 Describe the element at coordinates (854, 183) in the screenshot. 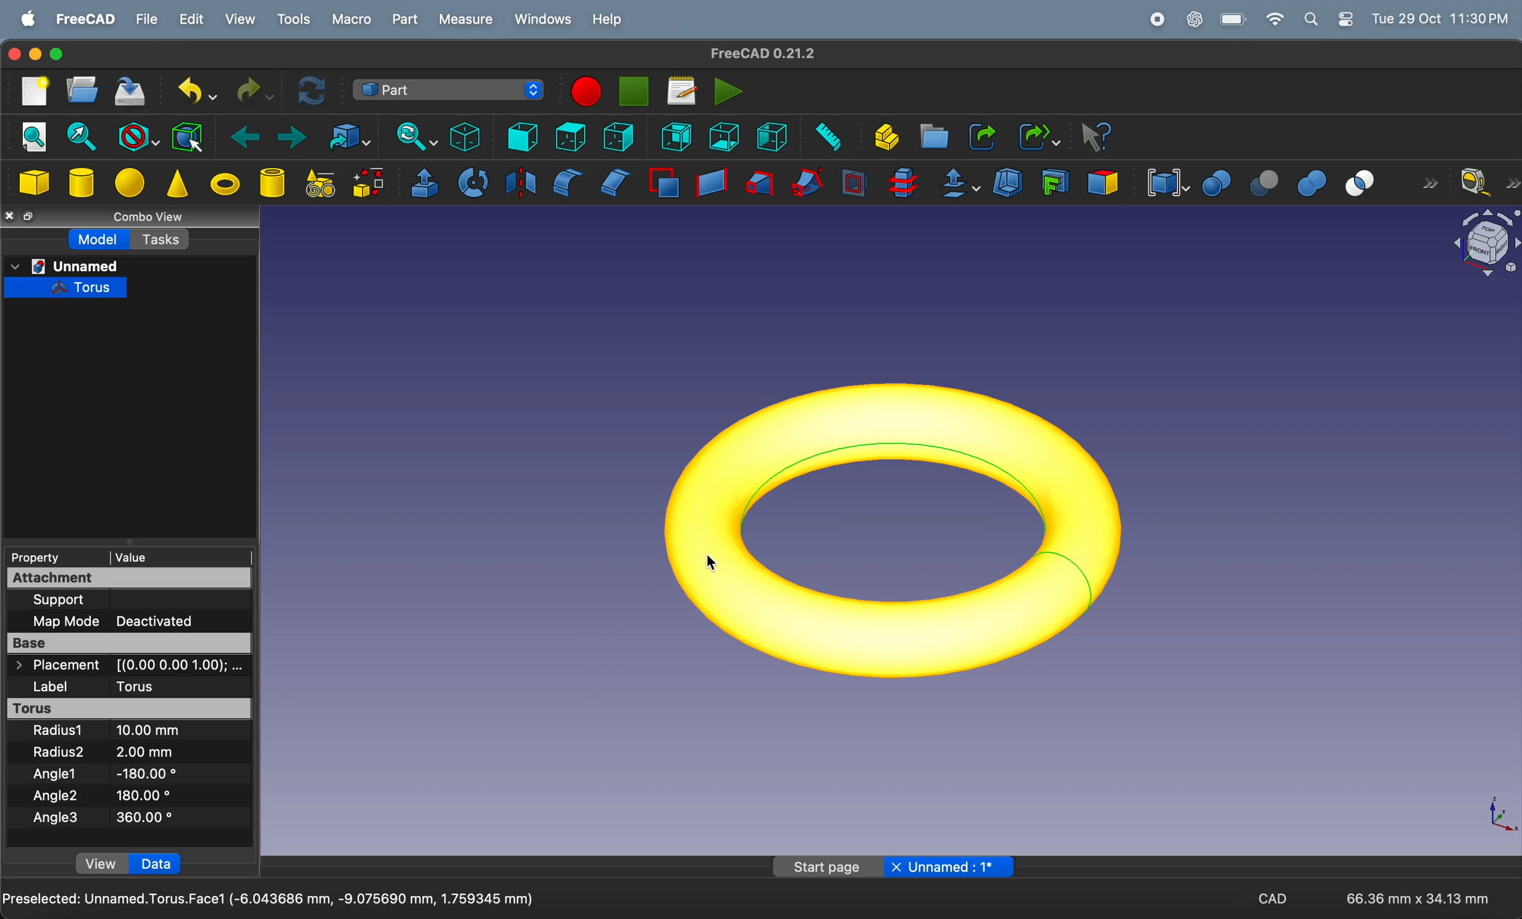

I see `section` at that location.